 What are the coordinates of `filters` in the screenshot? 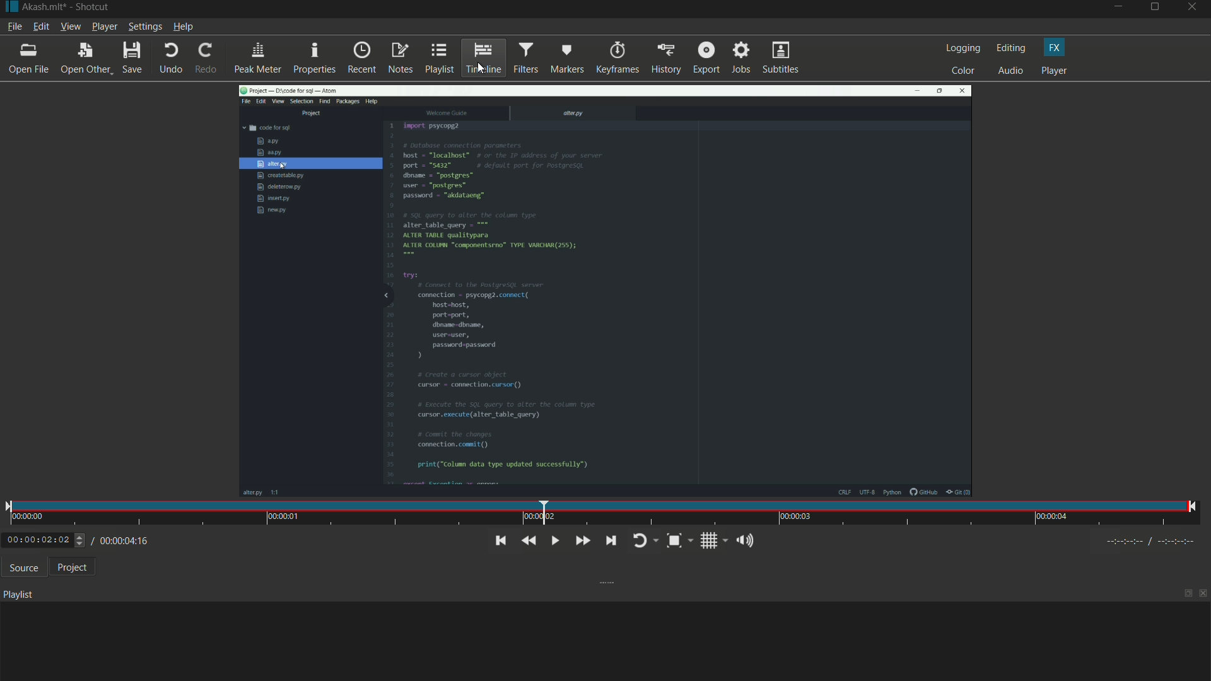 It's located at (525, 57).